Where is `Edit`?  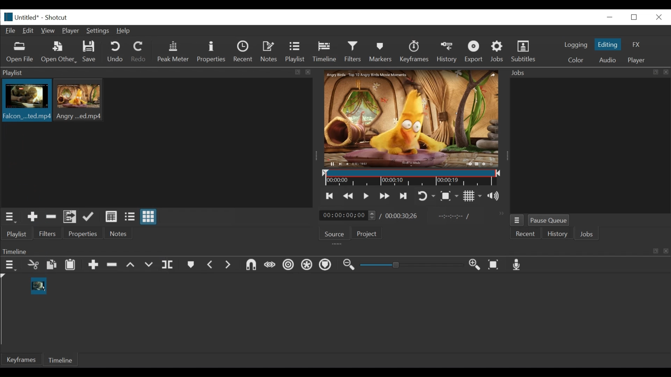
Edit is located at coordinates (30, 30).